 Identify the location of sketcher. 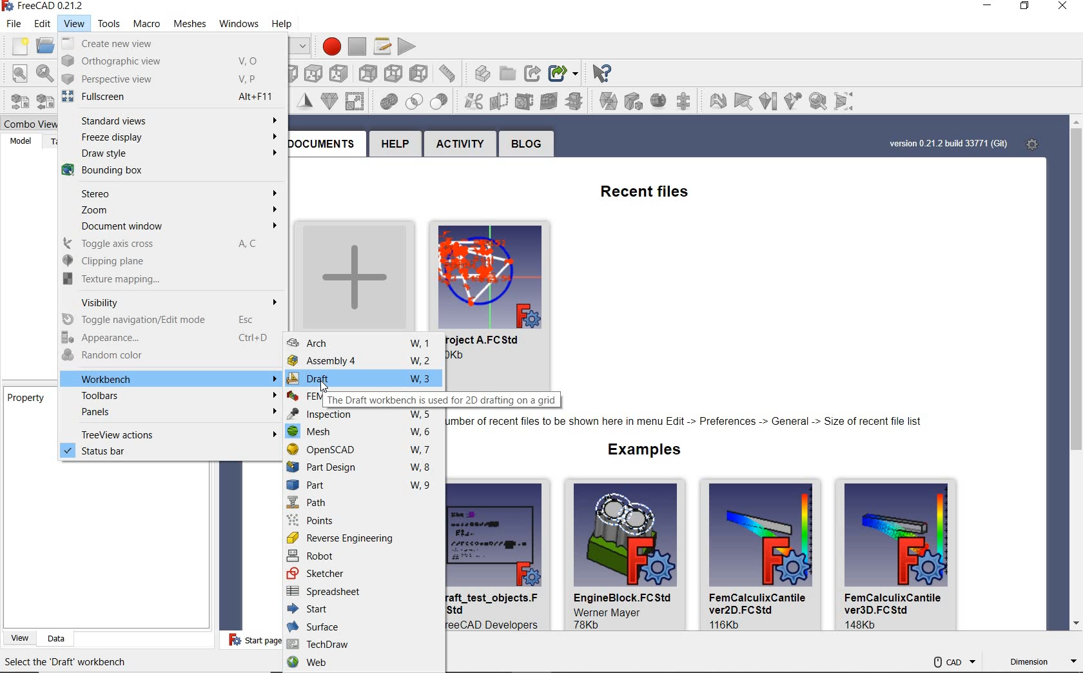
(364, 573).